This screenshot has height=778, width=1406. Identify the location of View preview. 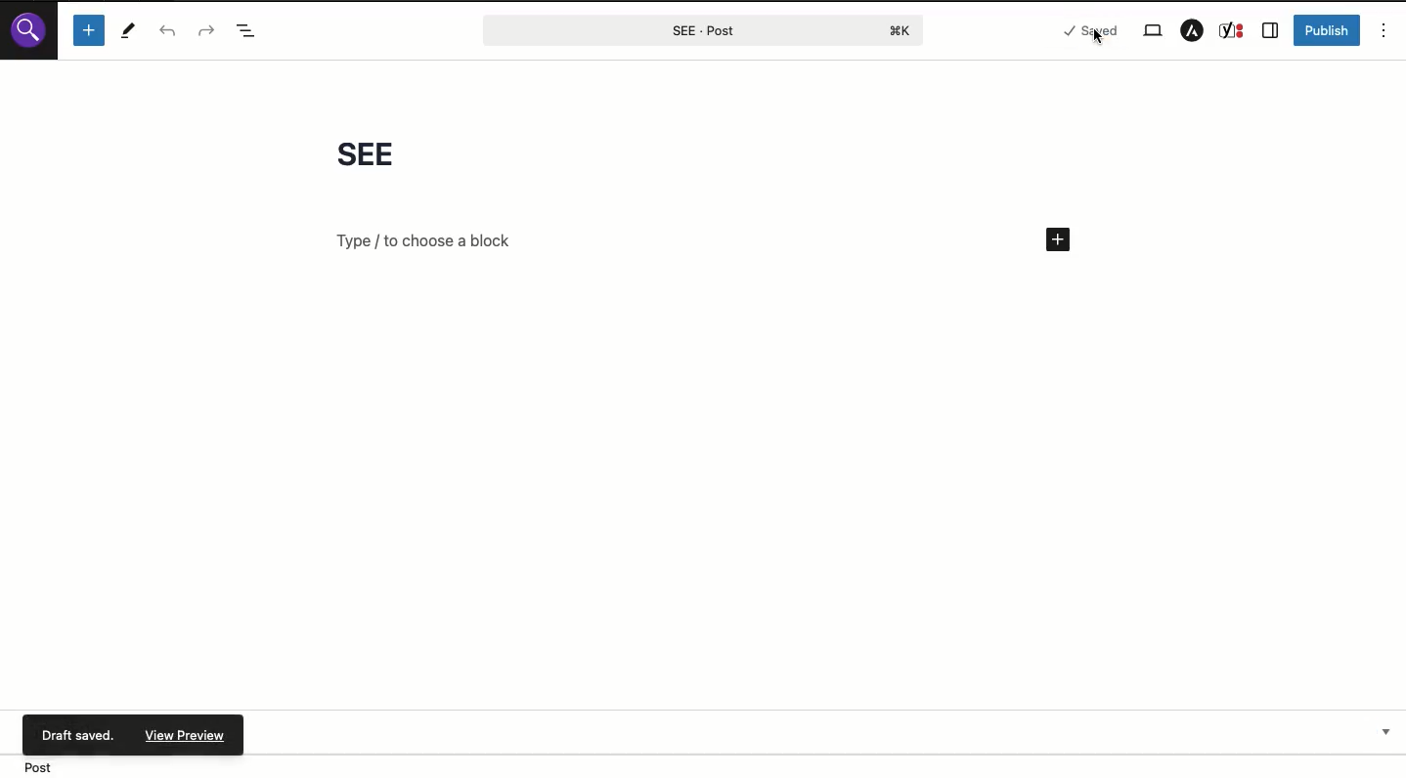
(183, 735).